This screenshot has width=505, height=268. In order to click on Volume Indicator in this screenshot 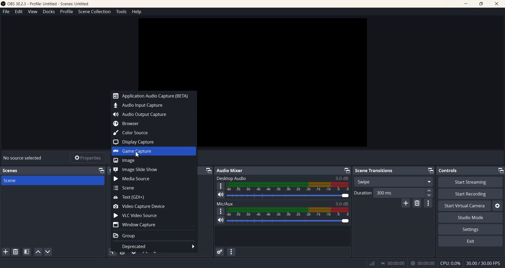, I will do `click(288, 187)`.